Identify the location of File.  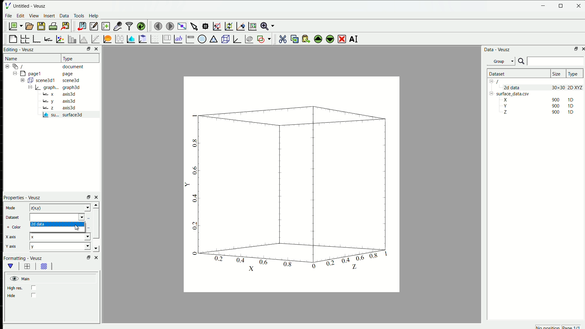
(9, 16).